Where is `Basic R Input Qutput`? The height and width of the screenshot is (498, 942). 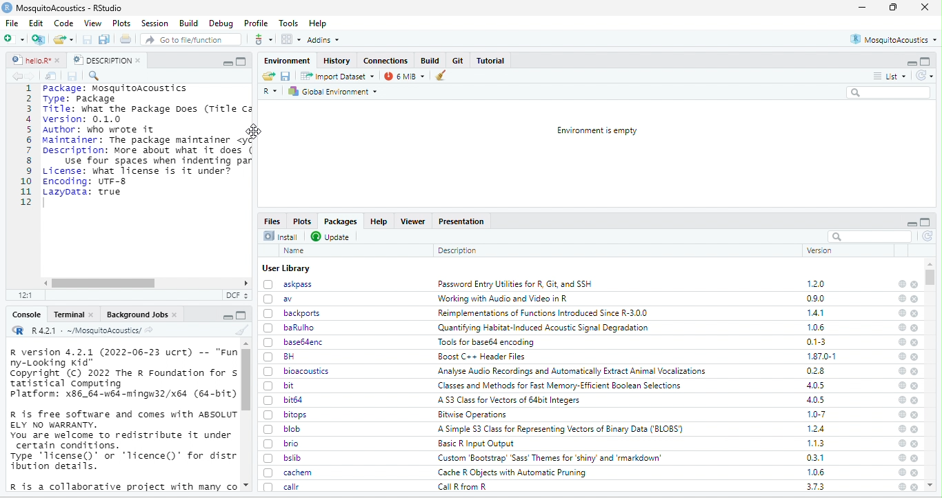 Basic R Input Qutput is located at coordinates (482, 444).